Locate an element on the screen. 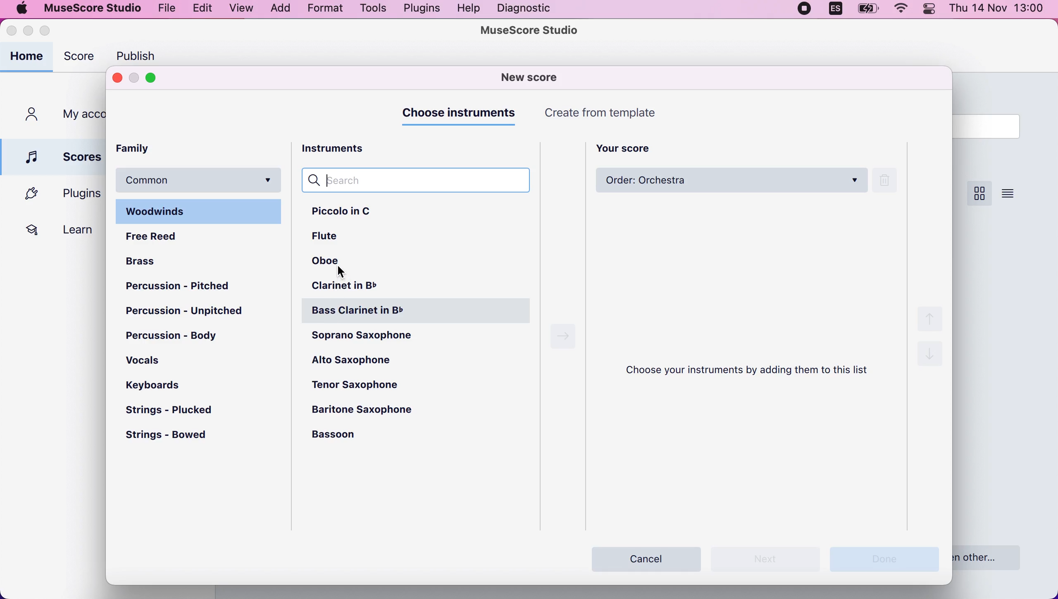 The height and width of the screenshot is (599, 1058). language is located at coordinates (833, 11).